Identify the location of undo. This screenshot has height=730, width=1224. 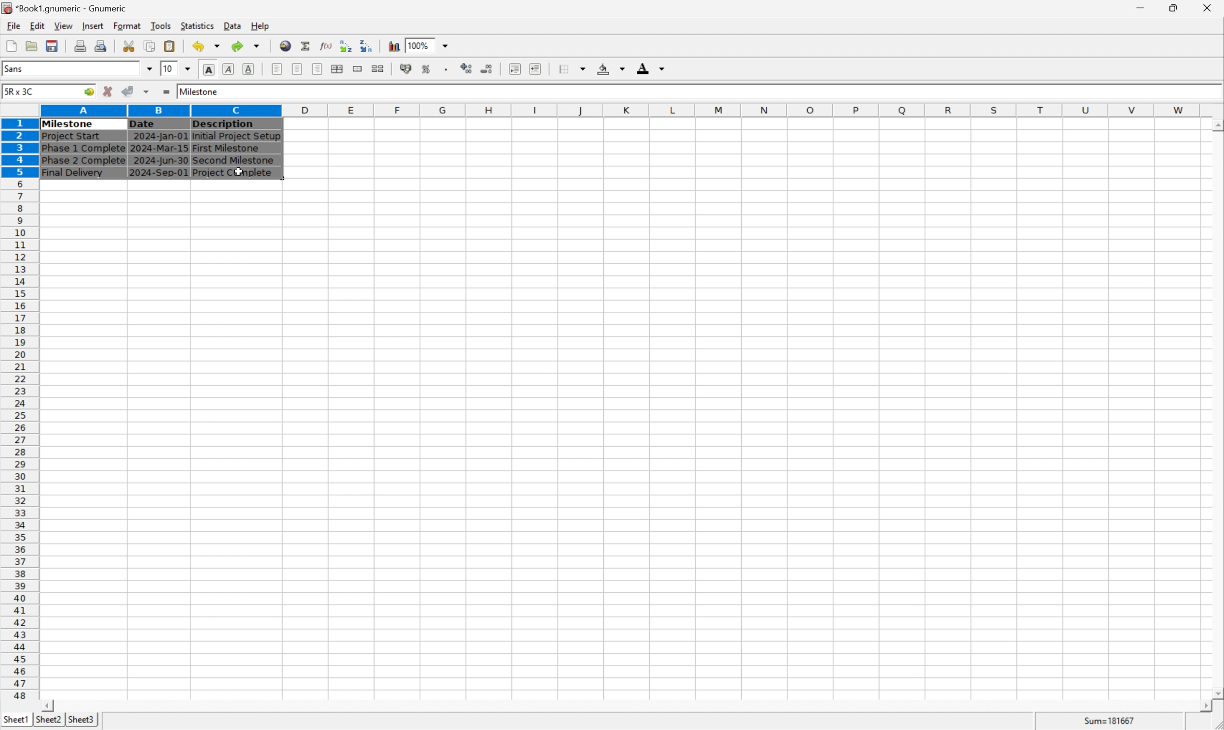
(209, 47).